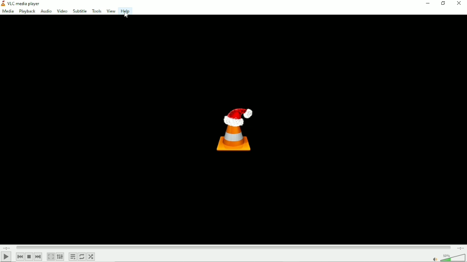  I want to click on mute, so click(434, 259).